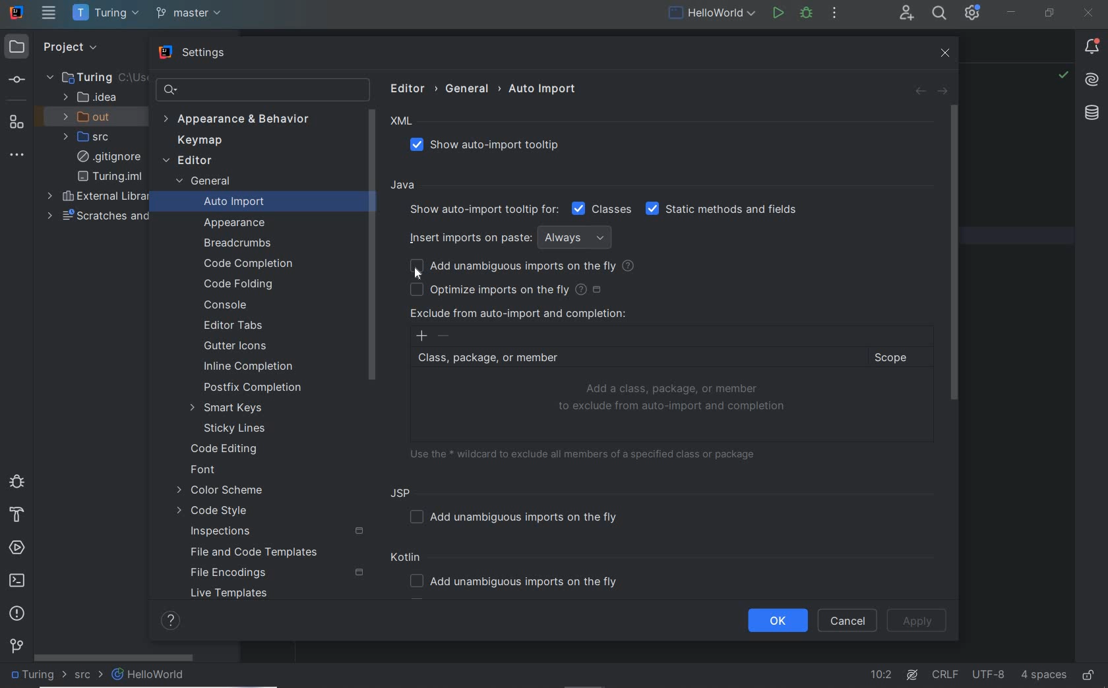 This screenshot has height=688, width=1108. Describe the element at coordinates (91, 137) in the screenshot. I see `src` at that location.